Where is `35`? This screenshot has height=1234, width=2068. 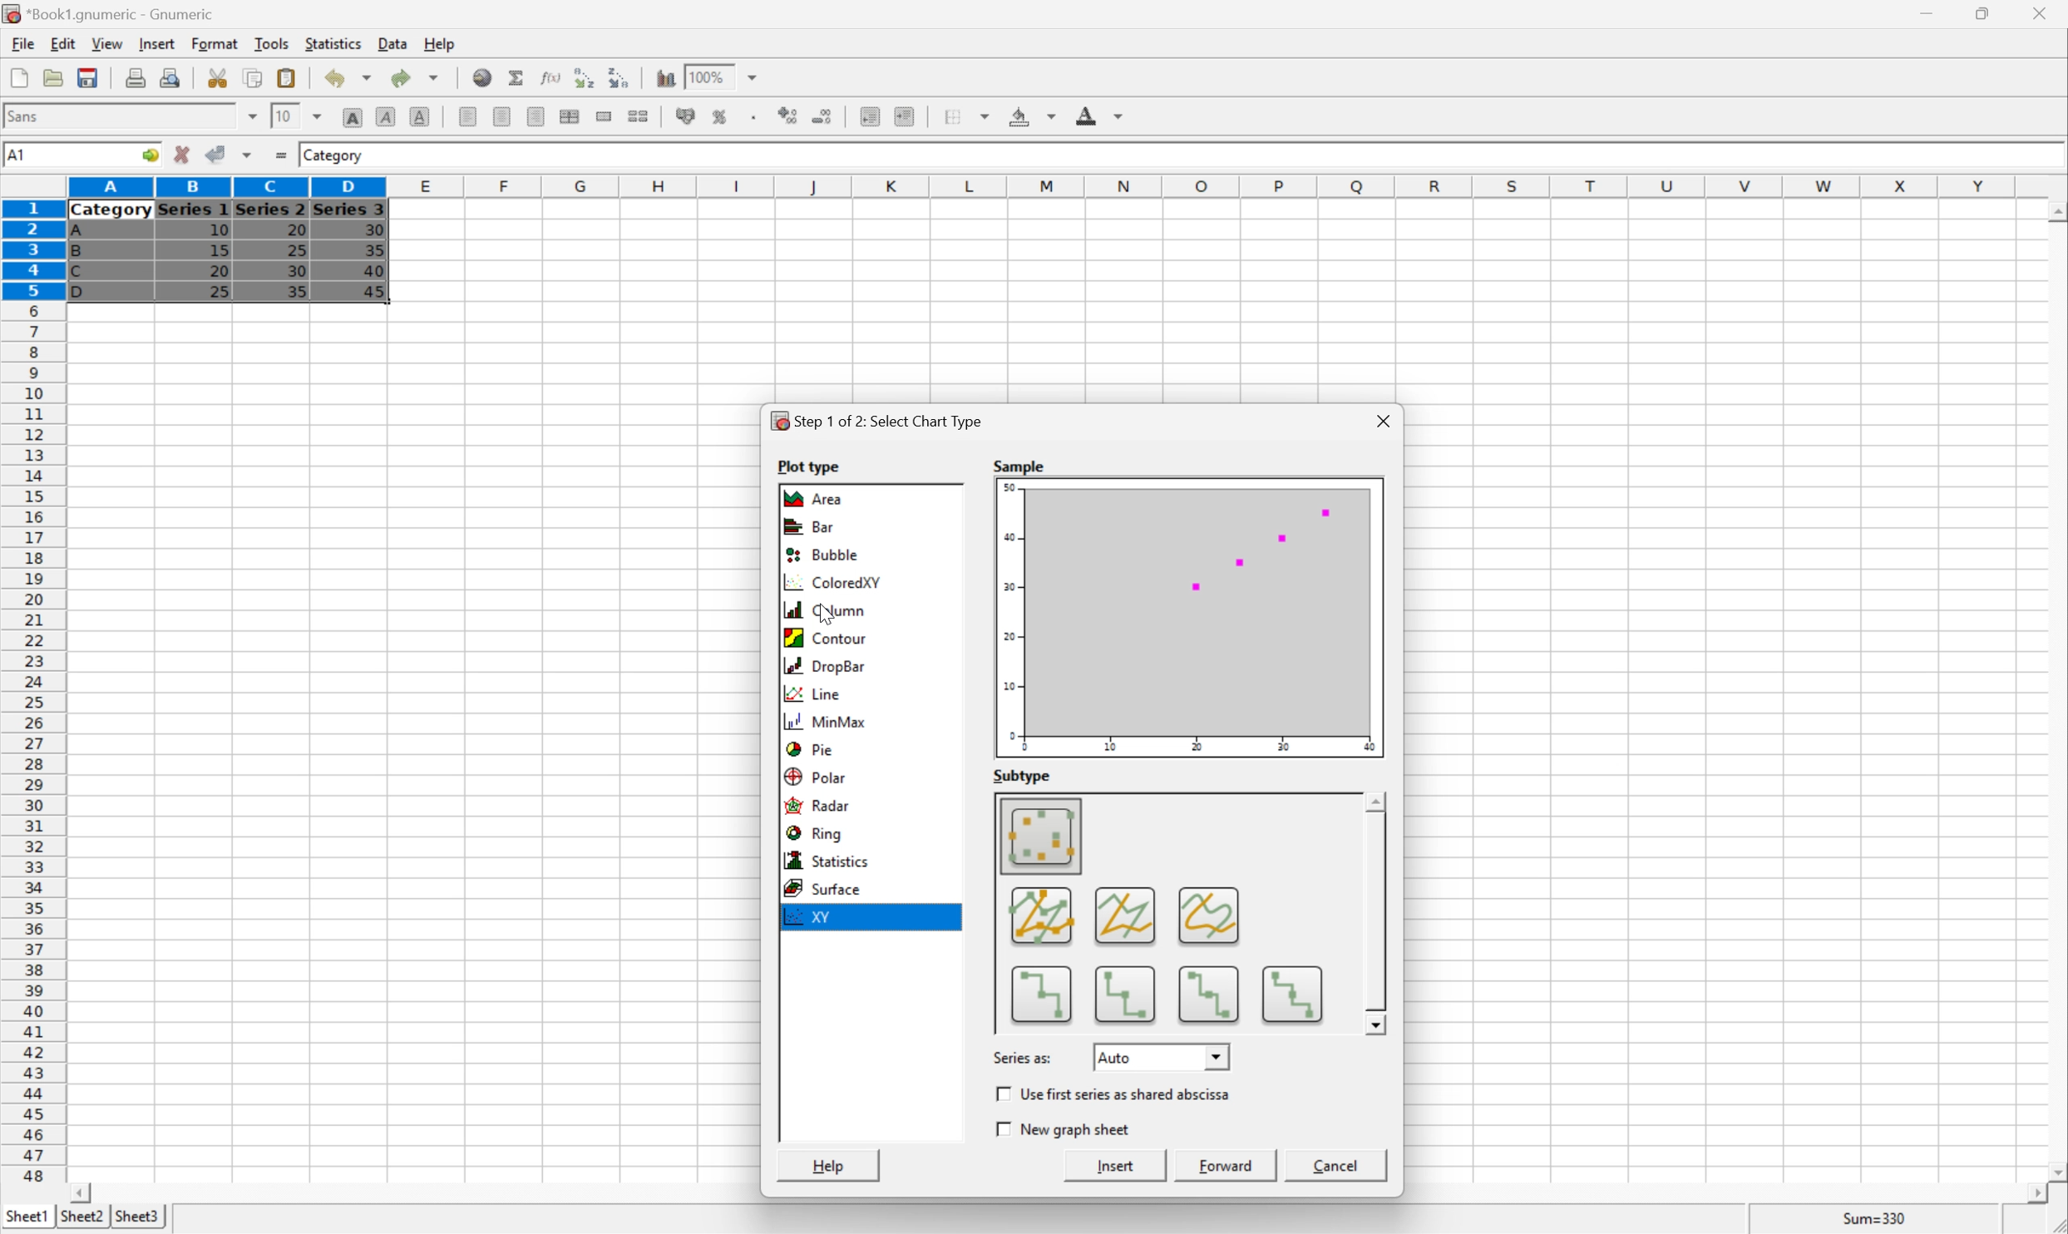 35 is located at coordinates (375, 249).